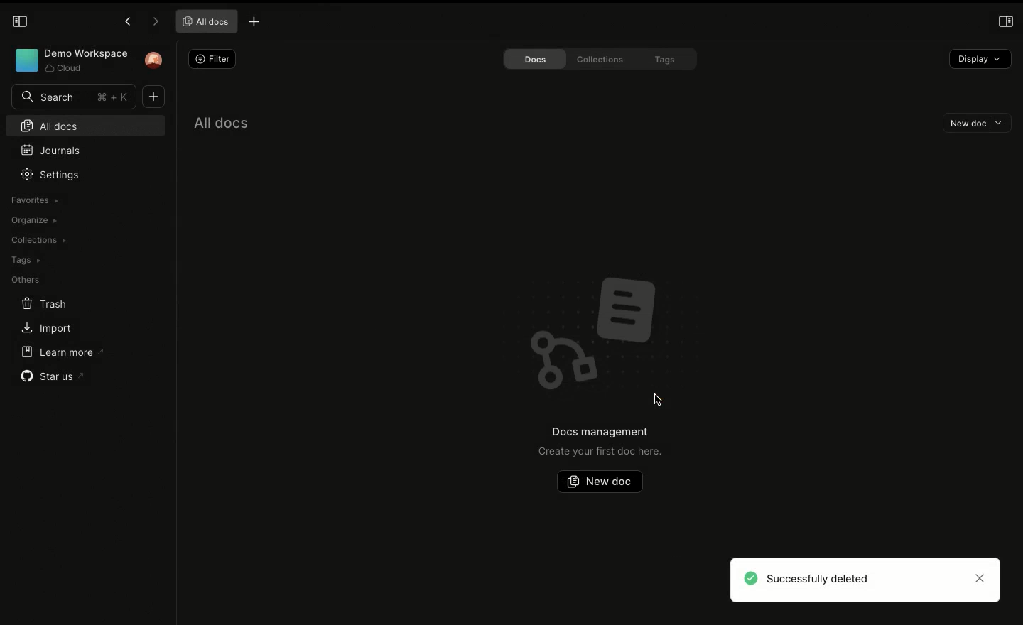 This screenshot has height=625, width=1023. What do you see at coordinates (153, 97) in the screenshot?
I see `Add new document` at bounding box center [153, 97].